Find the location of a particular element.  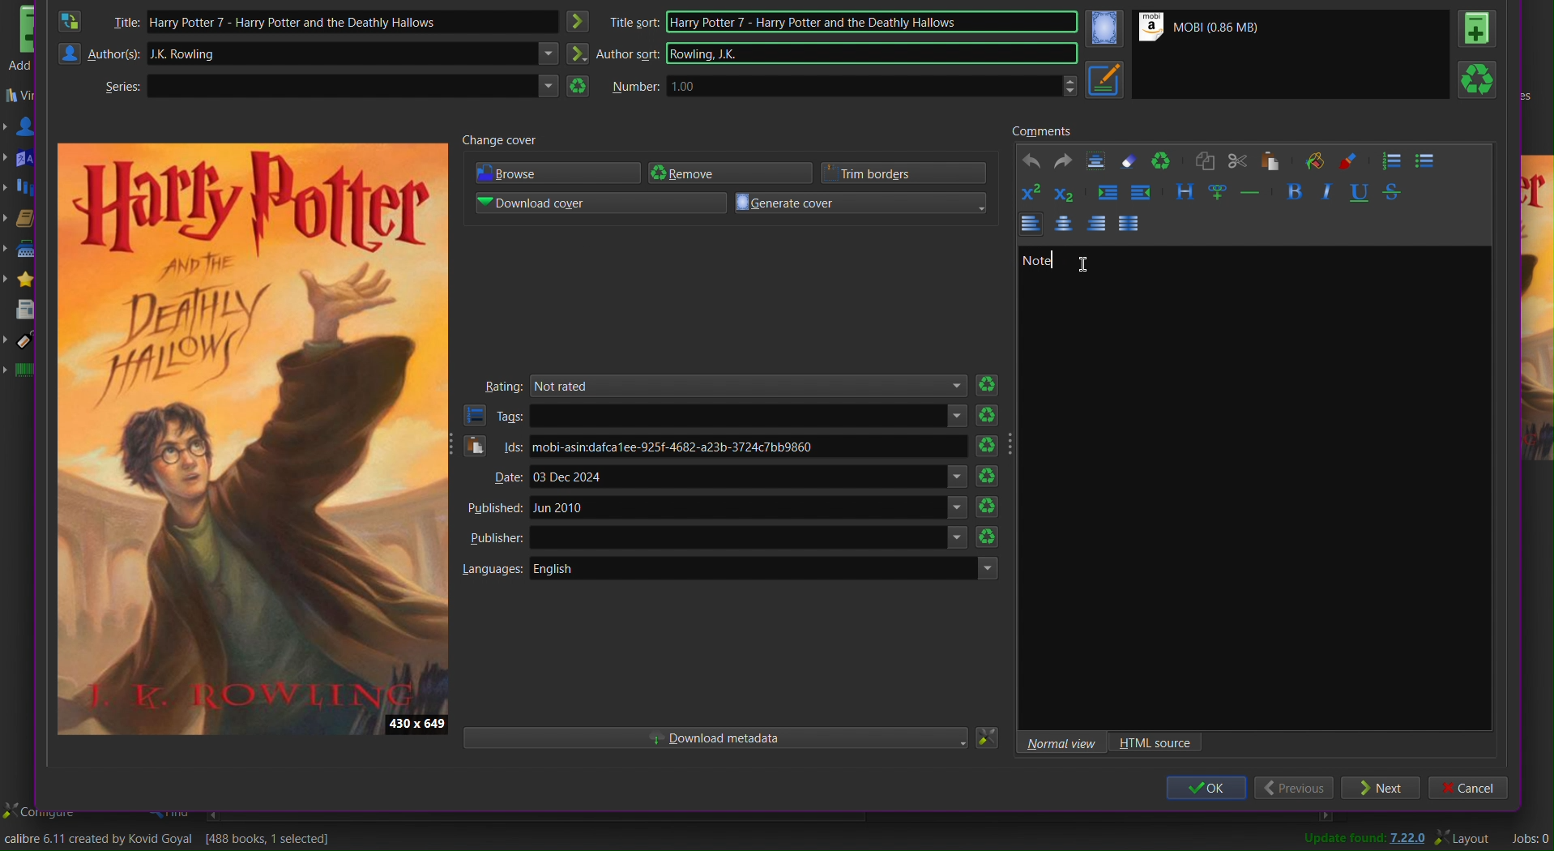

Tags is located at coordinates (23, 342).